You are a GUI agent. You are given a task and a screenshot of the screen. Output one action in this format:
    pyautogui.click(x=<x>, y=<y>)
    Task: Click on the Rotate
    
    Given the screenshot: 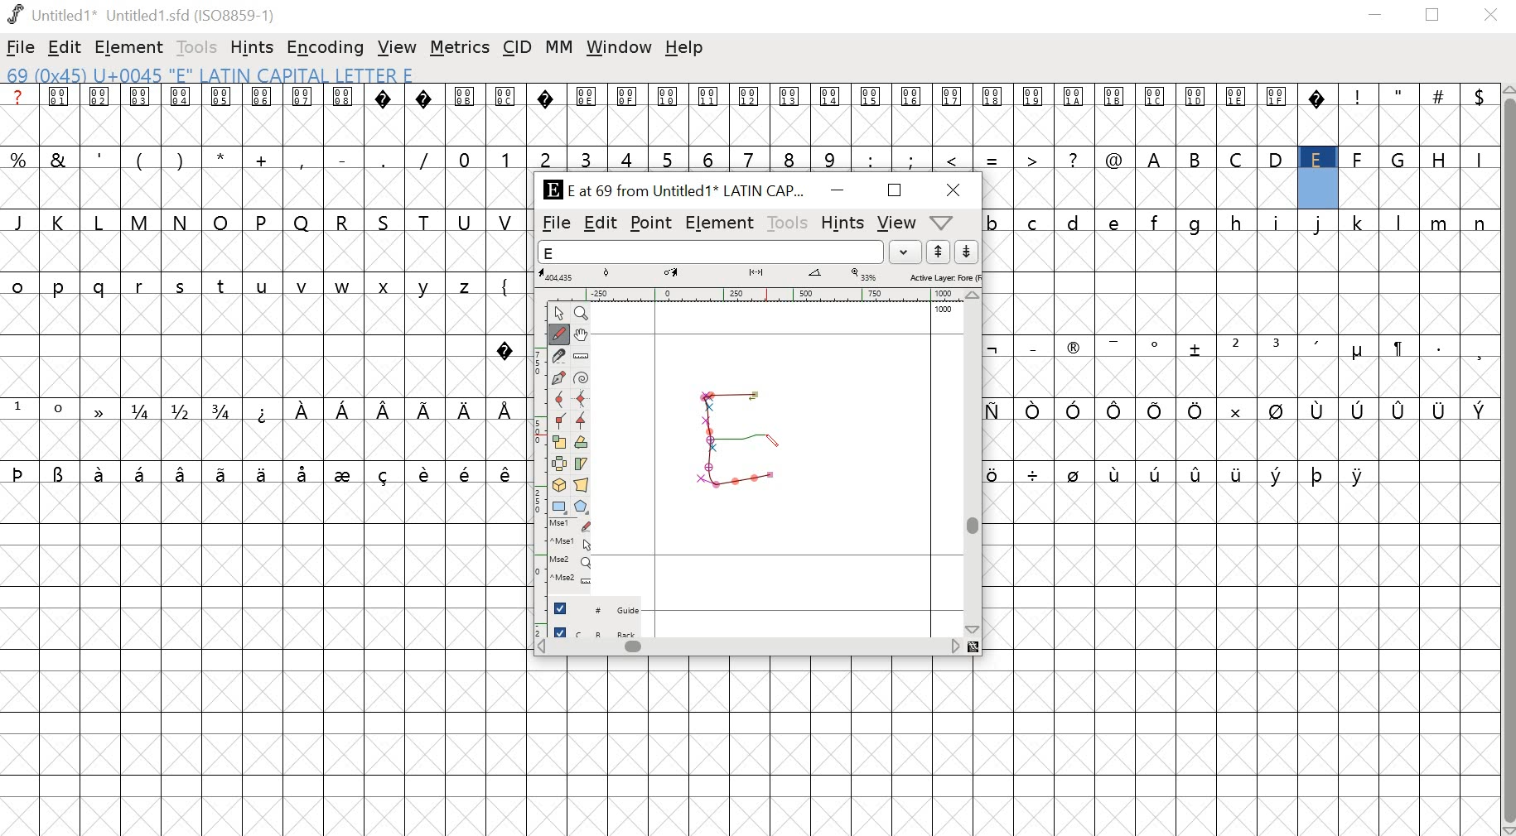 What is the action you would take?
    pyautogui.click(x=582, y=443)
    